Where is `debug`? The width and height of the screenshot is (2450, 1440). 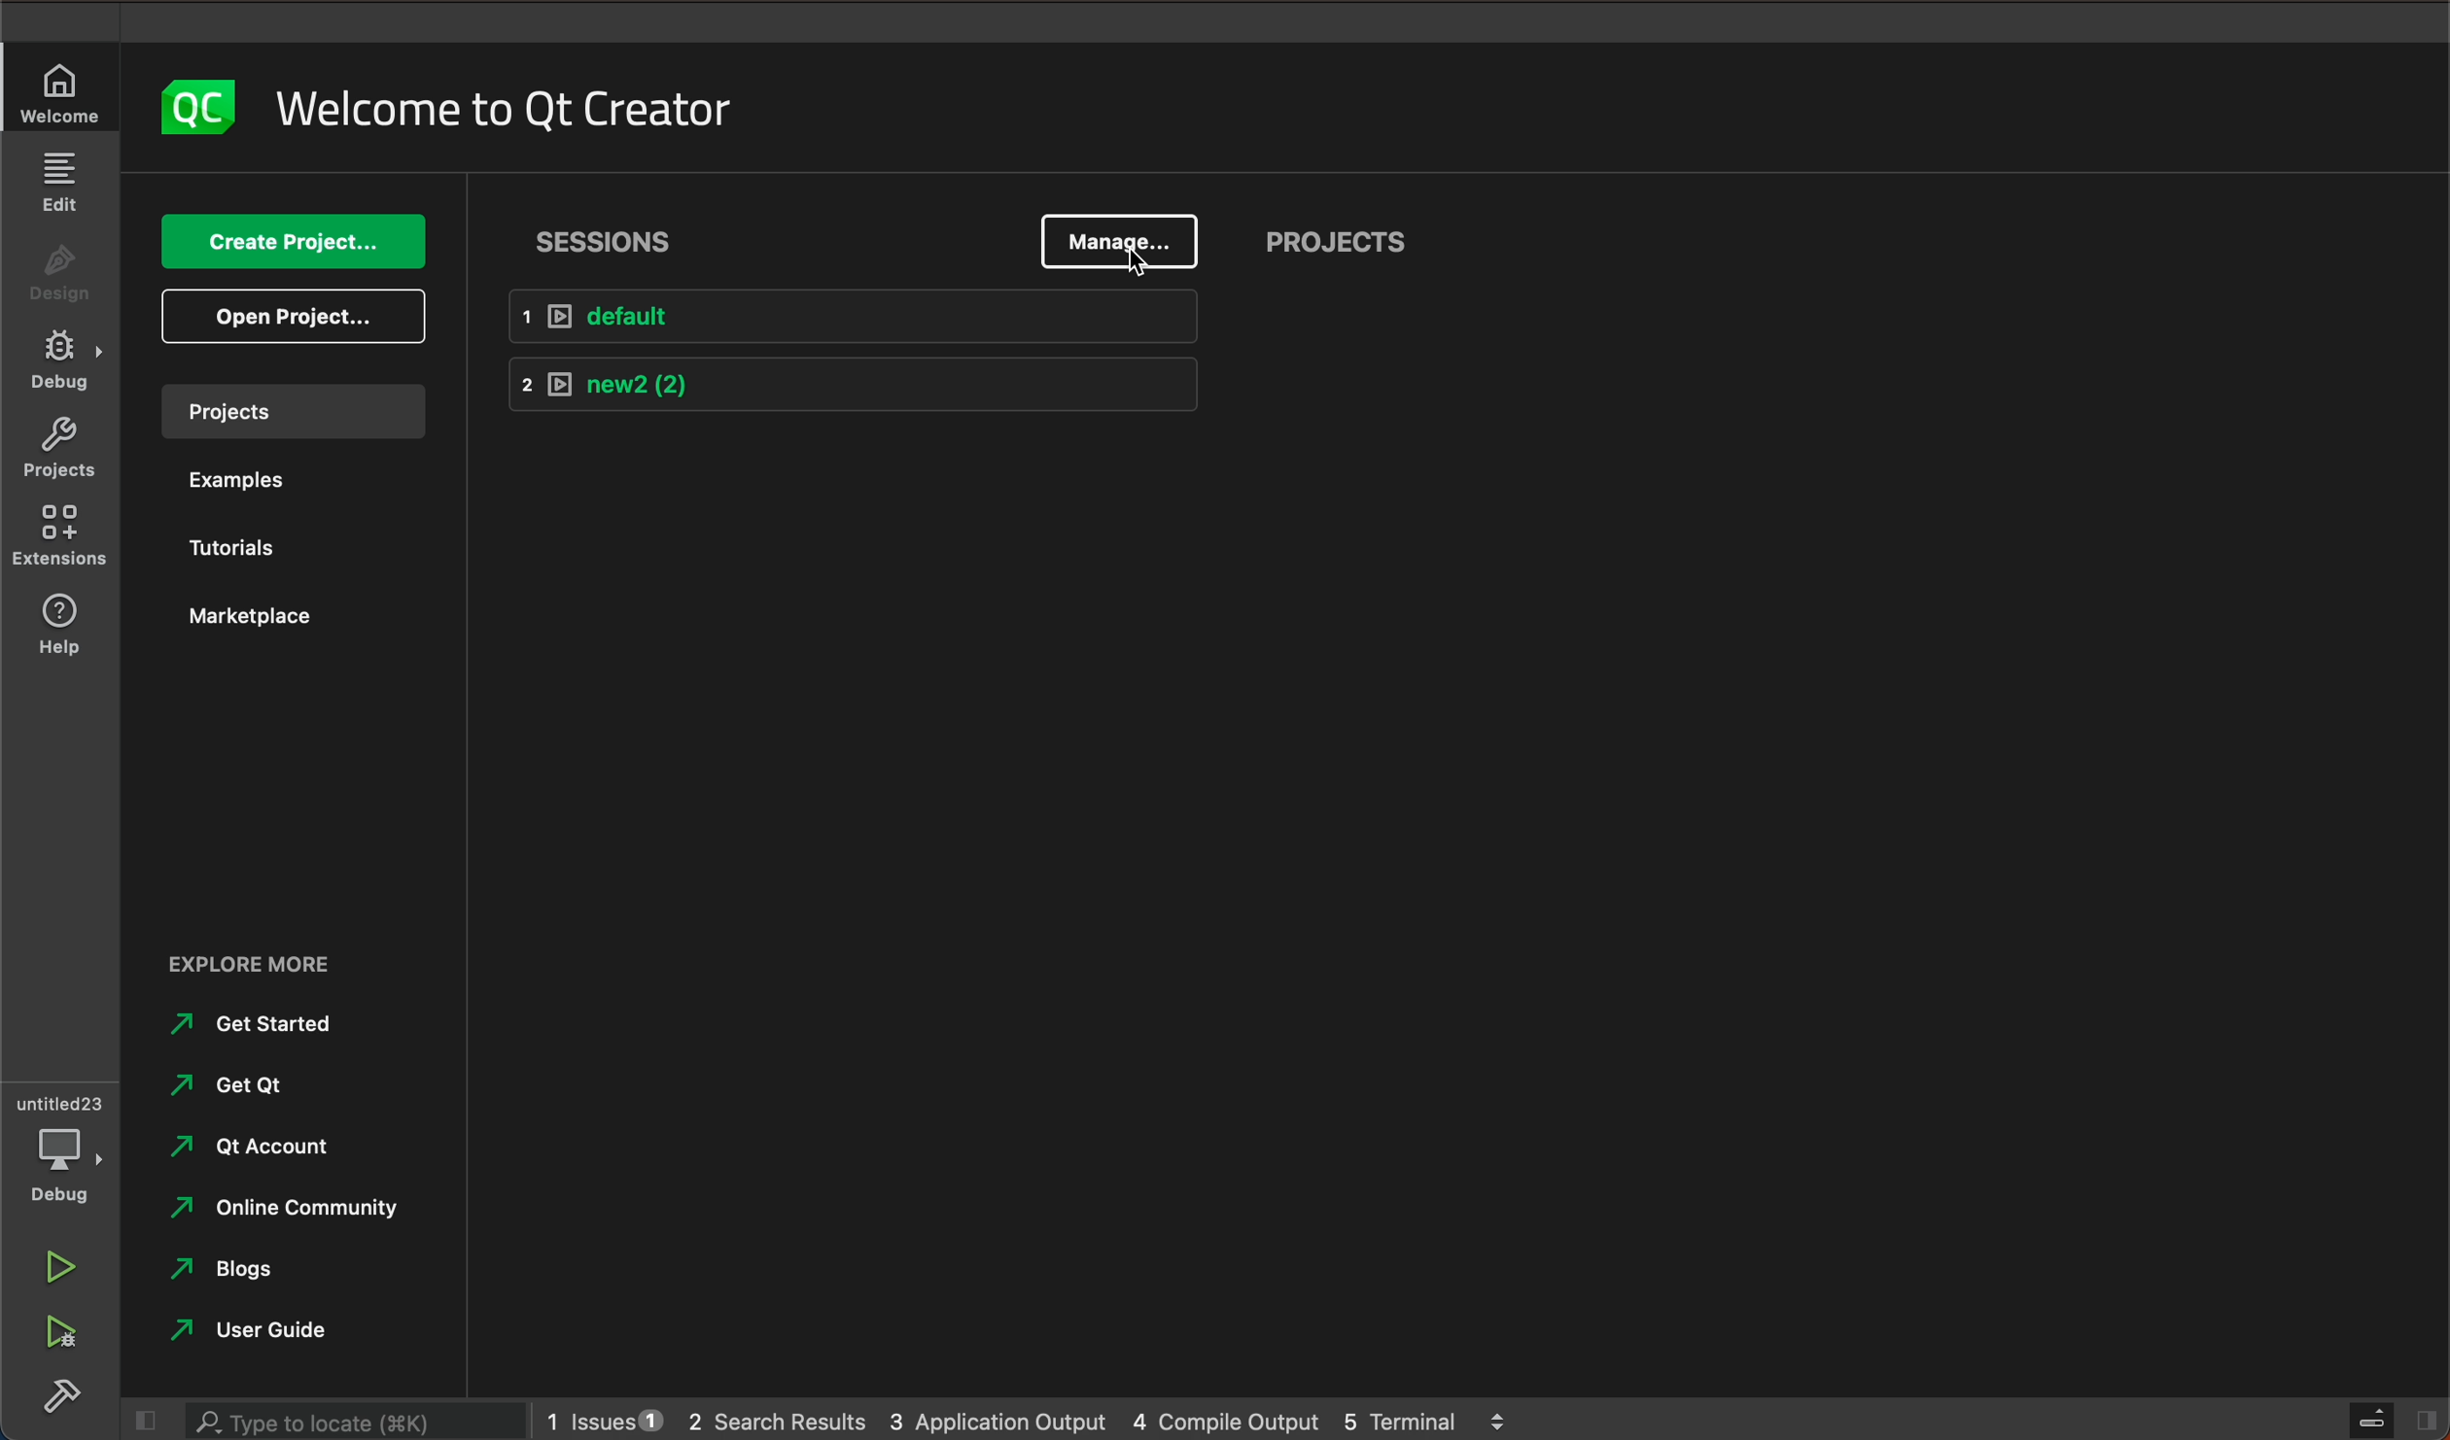
debug is located at coordinates (63, 359).